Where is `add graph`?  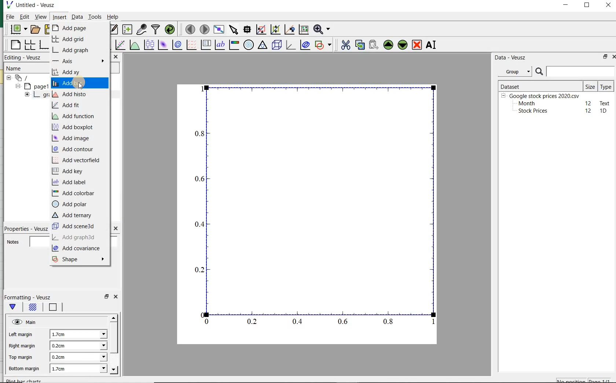
add graph is located at coordinates (76, 50).